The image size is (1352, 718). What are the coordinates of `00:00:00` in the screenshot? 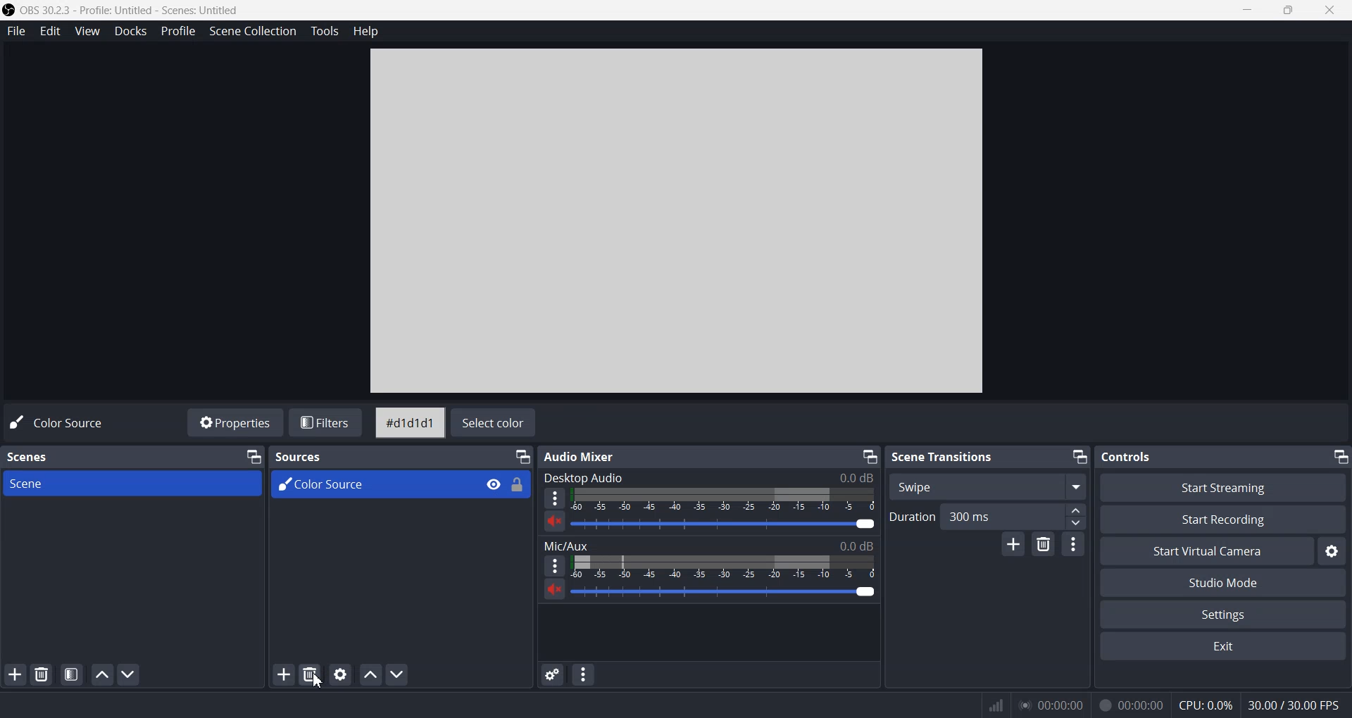 It's located at (1128, 703).